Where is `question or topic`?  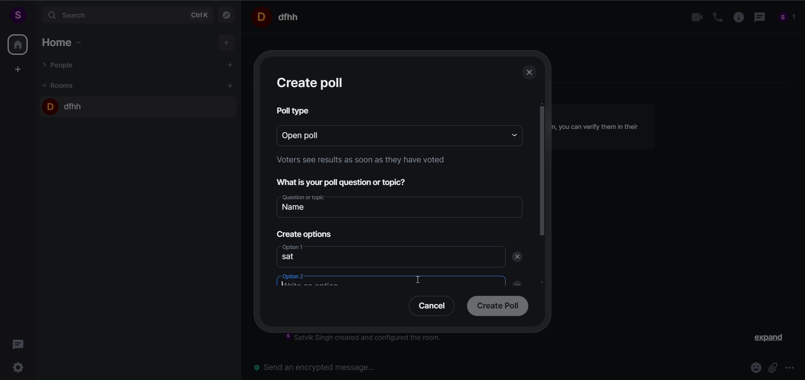 question or topic is located at coordinates (401, 205).